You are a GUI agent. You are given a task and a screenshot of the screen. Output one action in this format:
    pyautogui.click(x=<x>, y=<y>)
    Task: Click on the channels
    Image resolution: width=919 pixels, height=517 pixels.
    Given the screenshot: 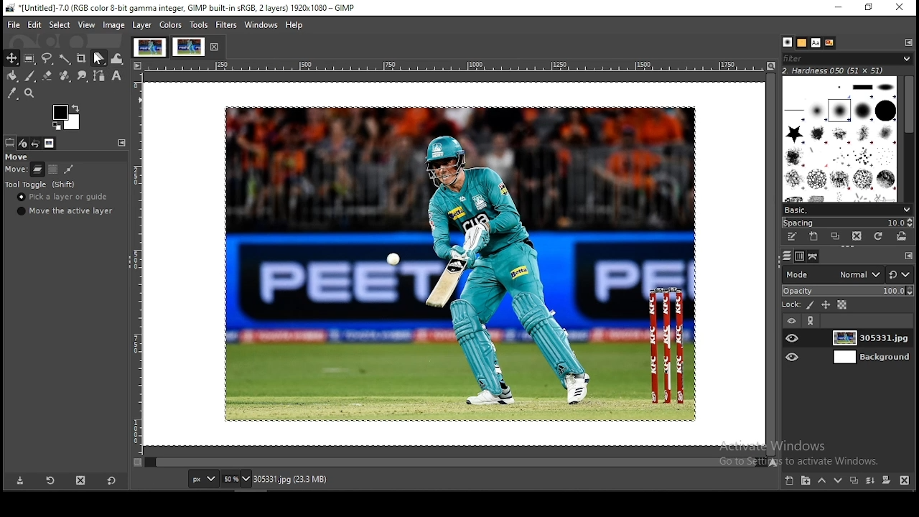 What is the action you would take?
    pyautogui.click(x=801, y=256)
    